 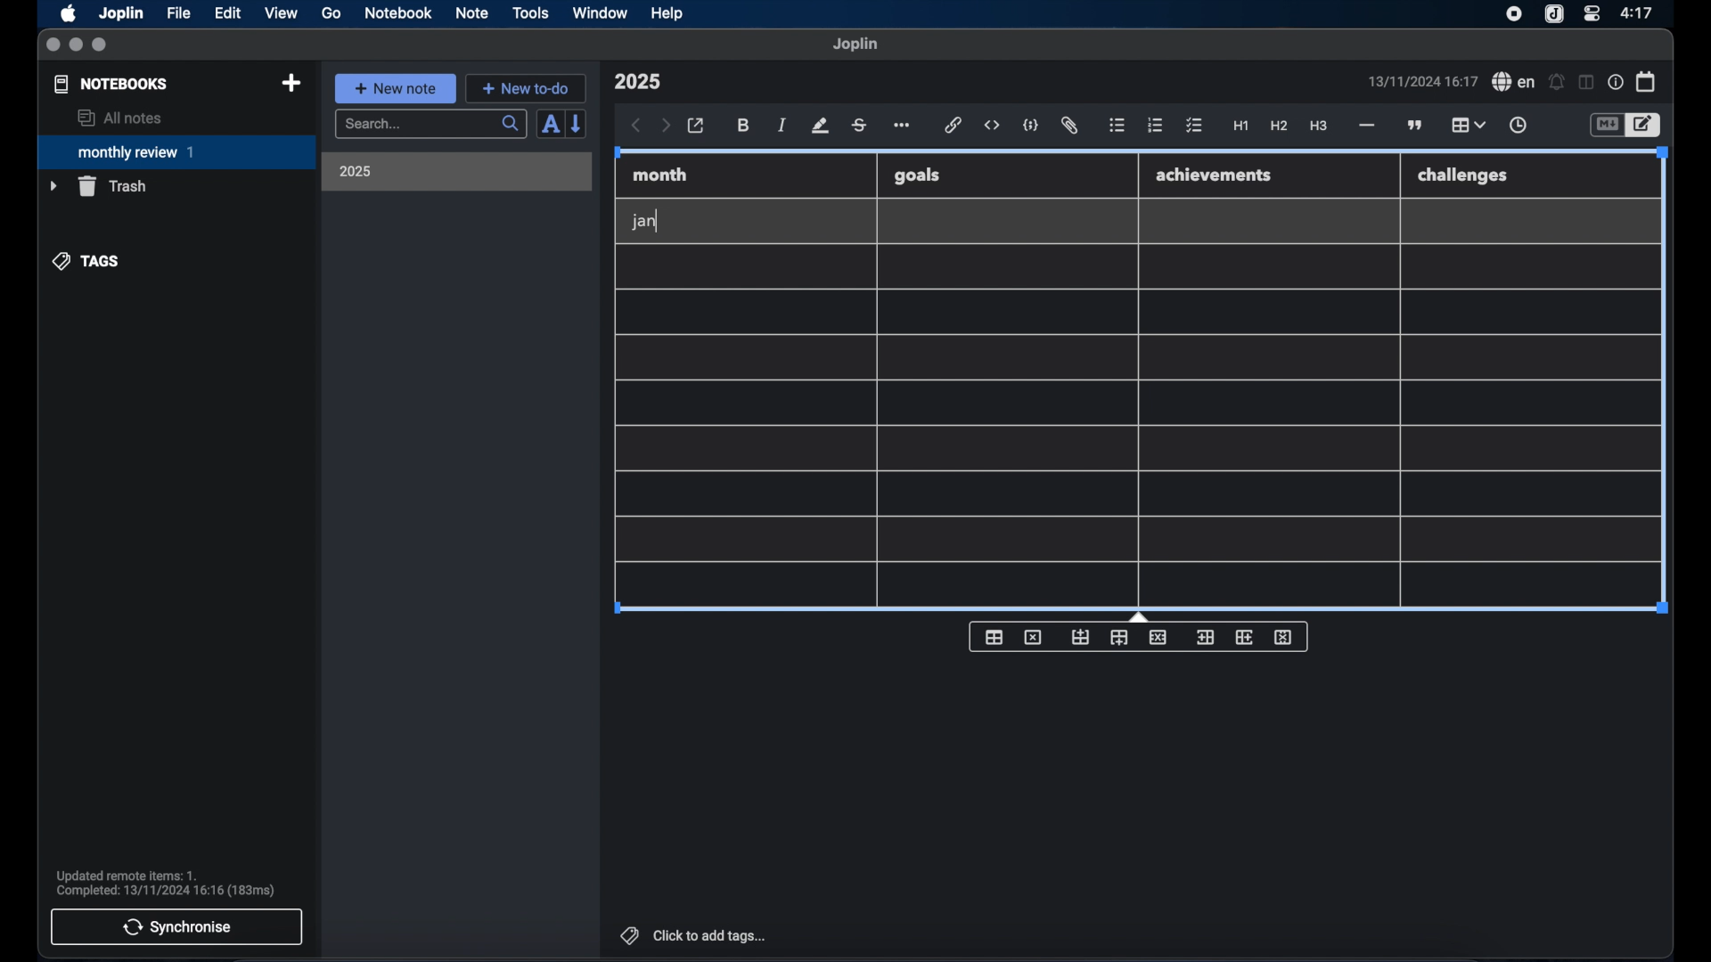 What do you see at coordinates (1639, 12) in the screenshot?
I see `time` at bounding box center [1639, 12].